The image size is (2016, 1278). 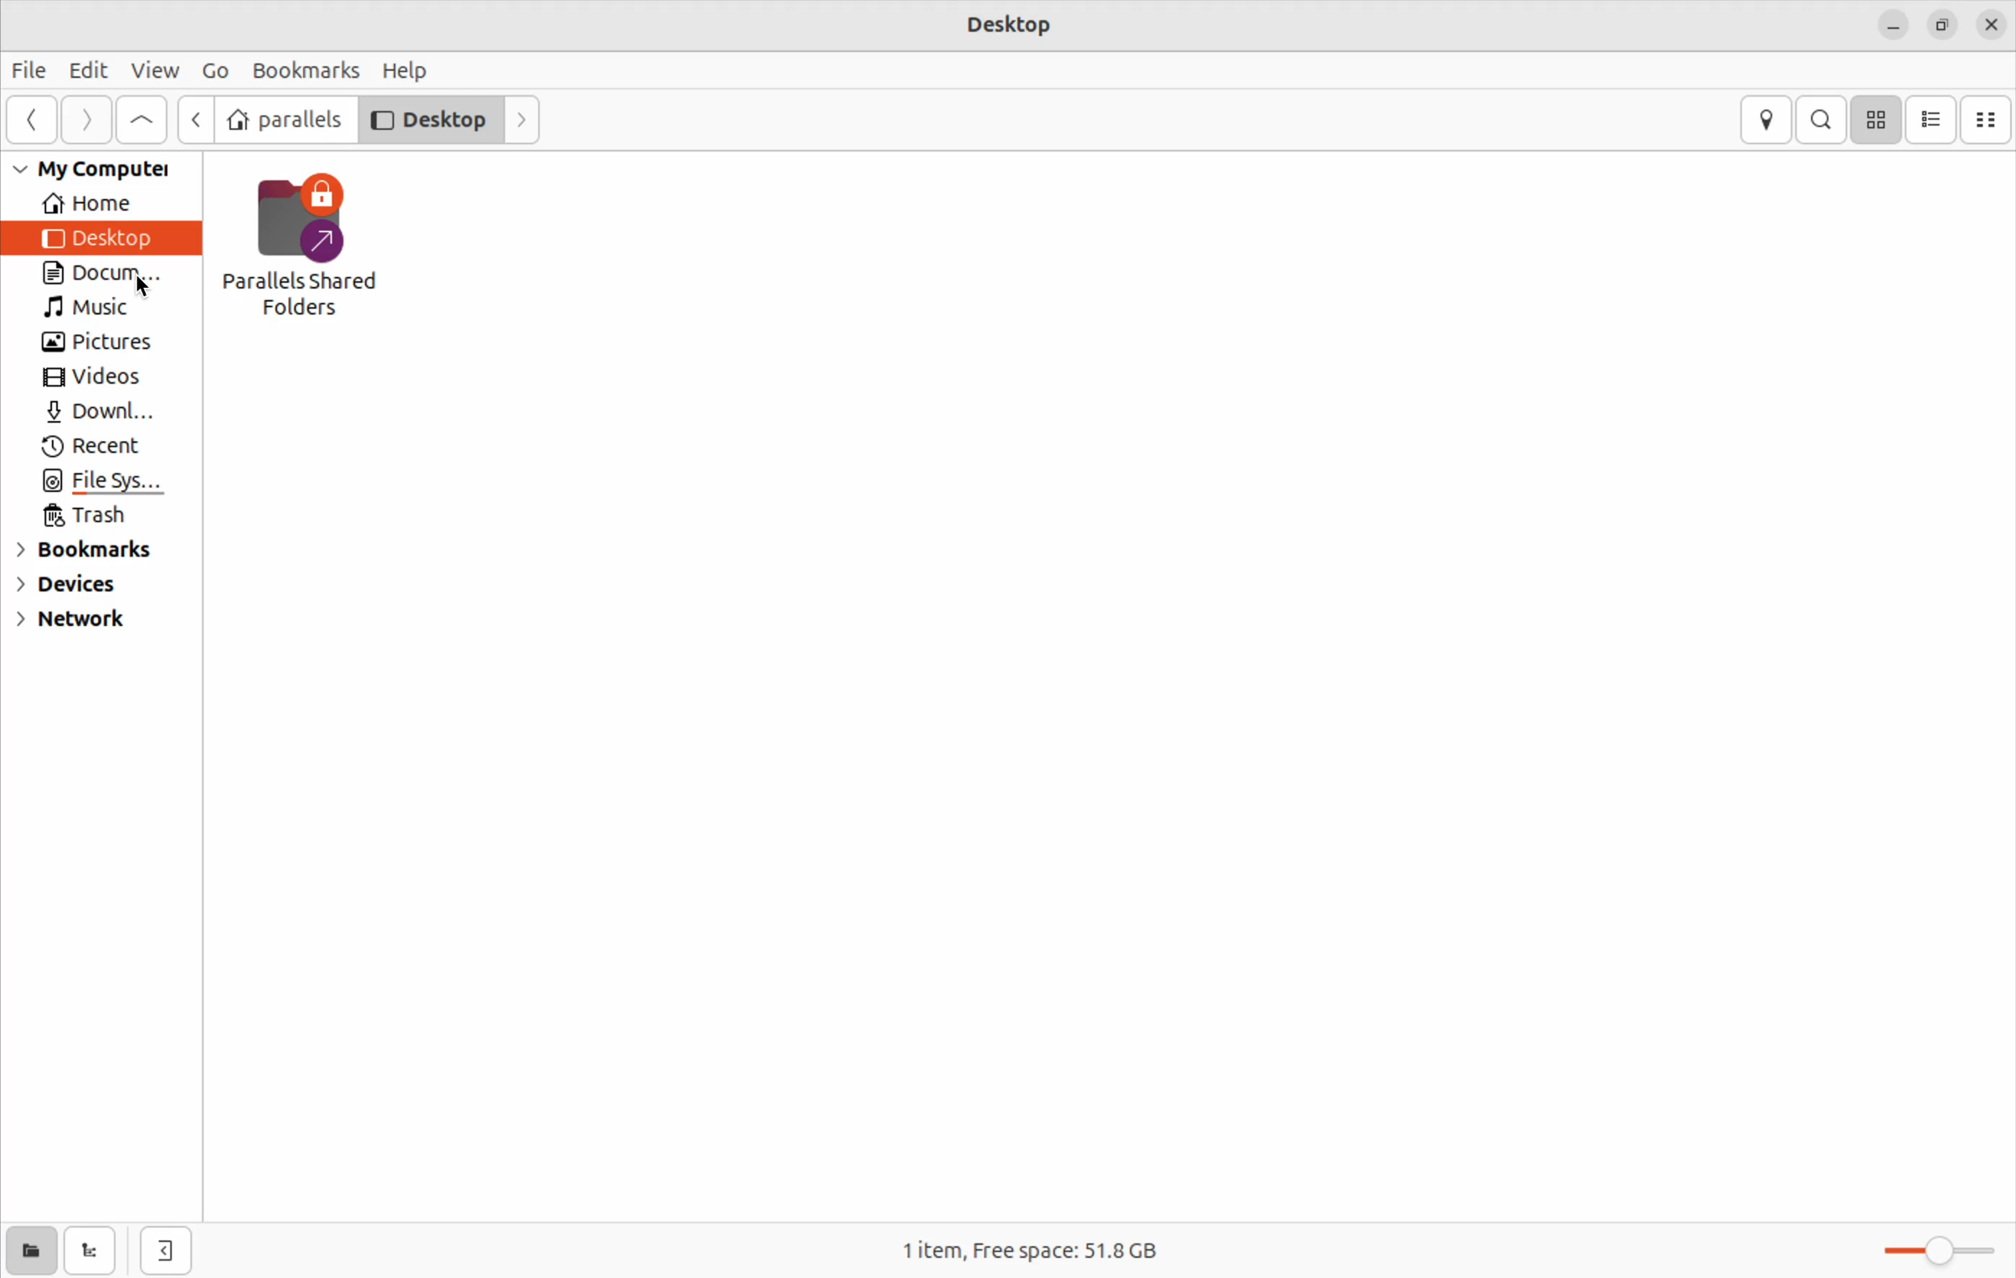 What do you see at coordinates (100, 552) in the screenshot?
I see `bookmarks` at bounding box center [100, 552].